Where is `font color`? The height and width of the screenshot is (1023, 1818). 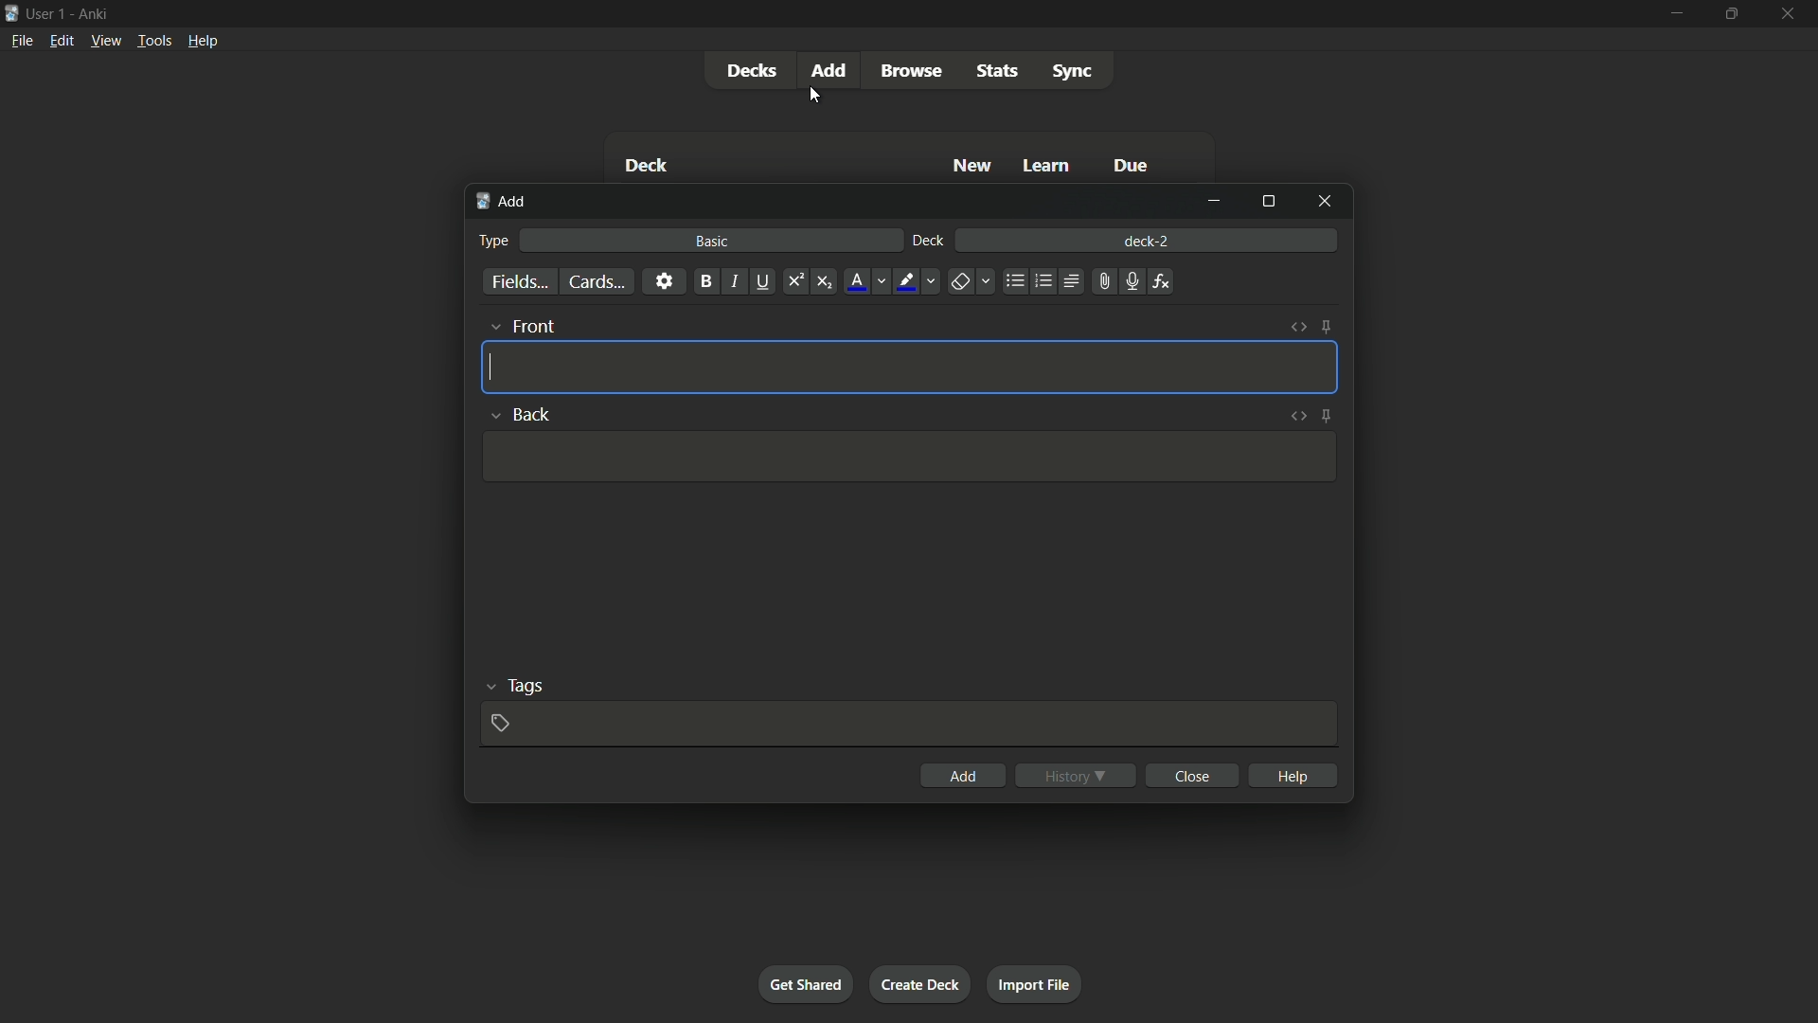
font color is located at coordinates (864, 280).